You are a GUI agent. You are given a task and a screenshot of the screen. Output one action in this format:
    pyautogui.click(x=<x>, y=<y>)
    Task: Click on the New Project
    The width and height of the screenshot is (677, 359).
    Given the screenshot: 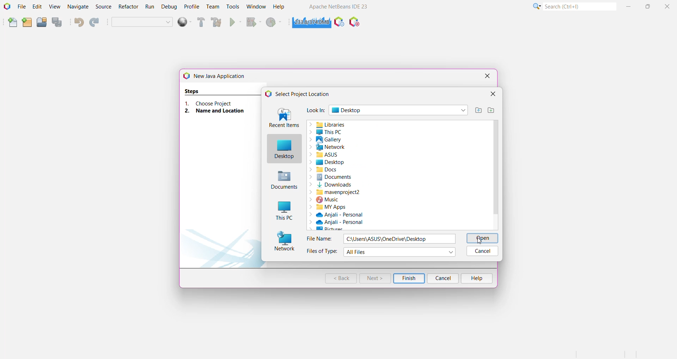 What is the action you would take?
    pyautogui.click(x=26, y=23)
    